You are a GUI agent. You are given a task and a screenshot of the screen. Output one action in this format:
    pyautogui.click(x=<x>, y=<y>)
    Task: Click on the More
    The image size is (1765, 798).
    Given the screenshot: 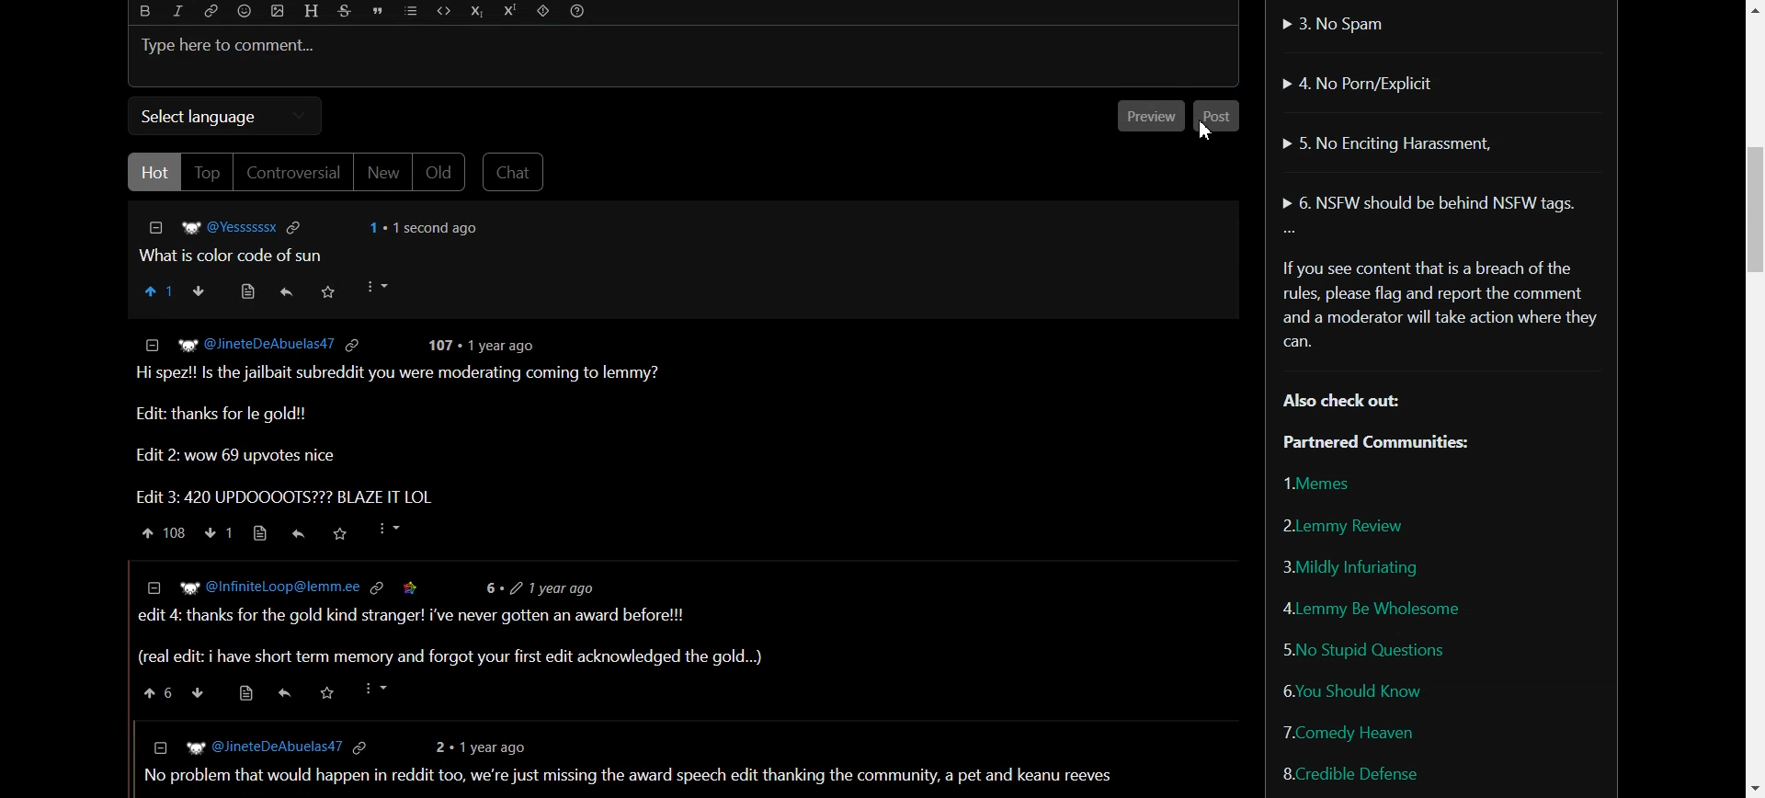 What is the action you would take?
    pyautogui.click(x=378, y=287)
    